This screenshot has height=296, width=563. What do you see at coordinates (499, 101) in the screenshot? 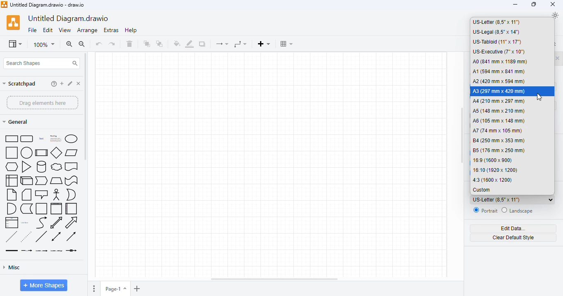
I see `A4` at bounding box center [499, 101].